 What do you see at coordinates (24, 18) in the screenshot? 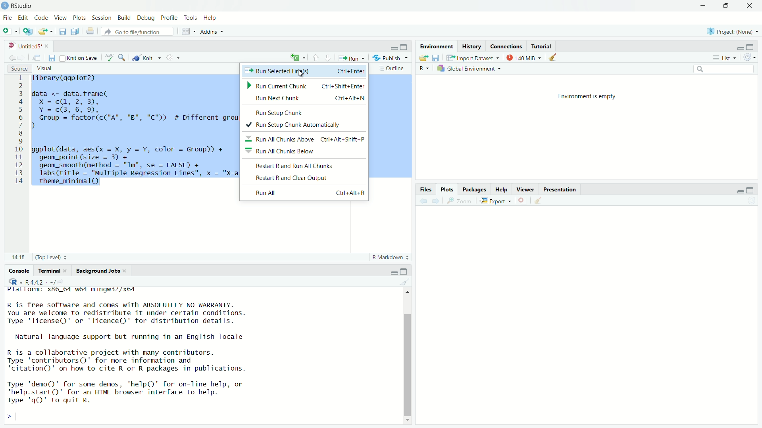
I see `Edit` at bounding box center [24, 18].